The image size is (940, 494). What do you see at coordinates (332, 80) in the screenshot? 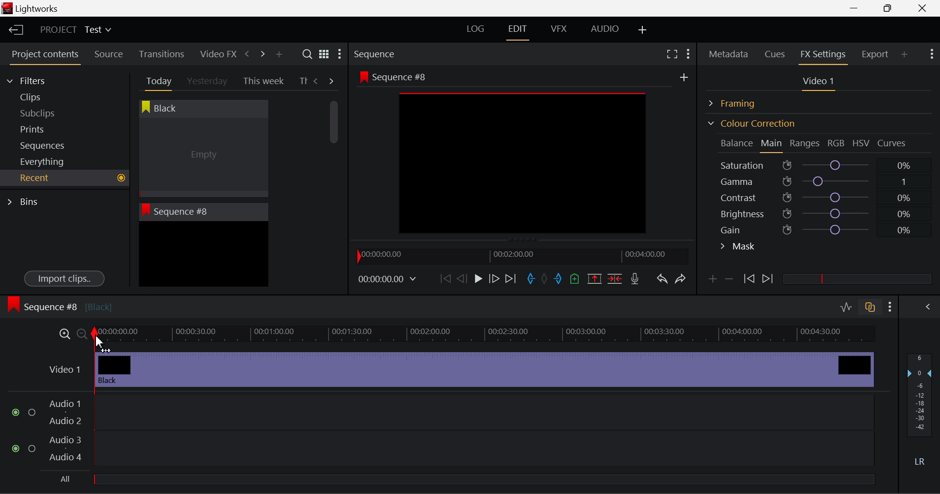
I see `Next Tab` at bounding box center [332, 80].